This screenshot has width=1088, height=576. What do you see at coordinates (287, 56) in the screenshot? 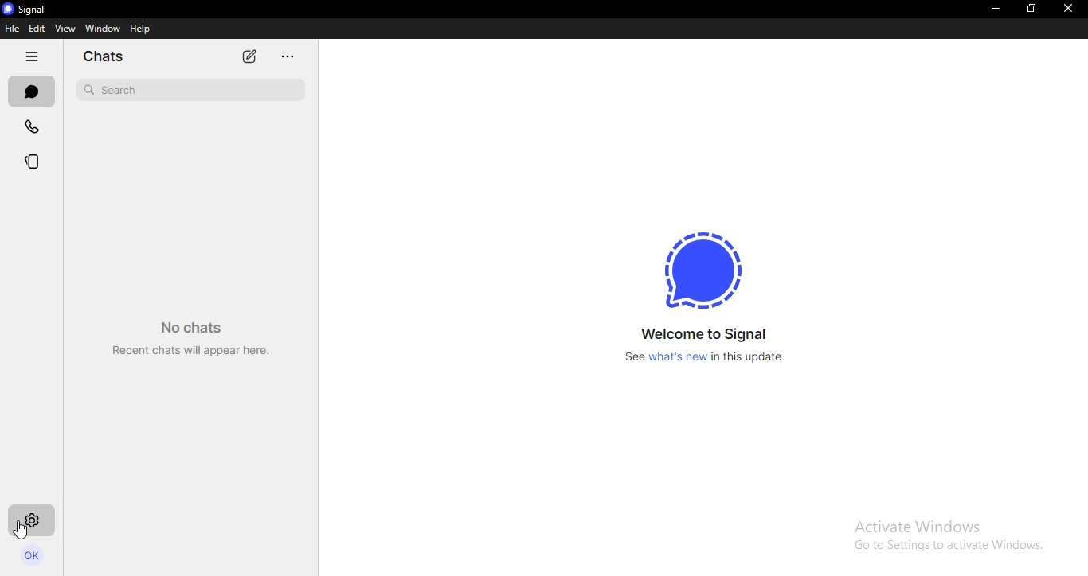
I see `...` at bounding box center [287, 56].